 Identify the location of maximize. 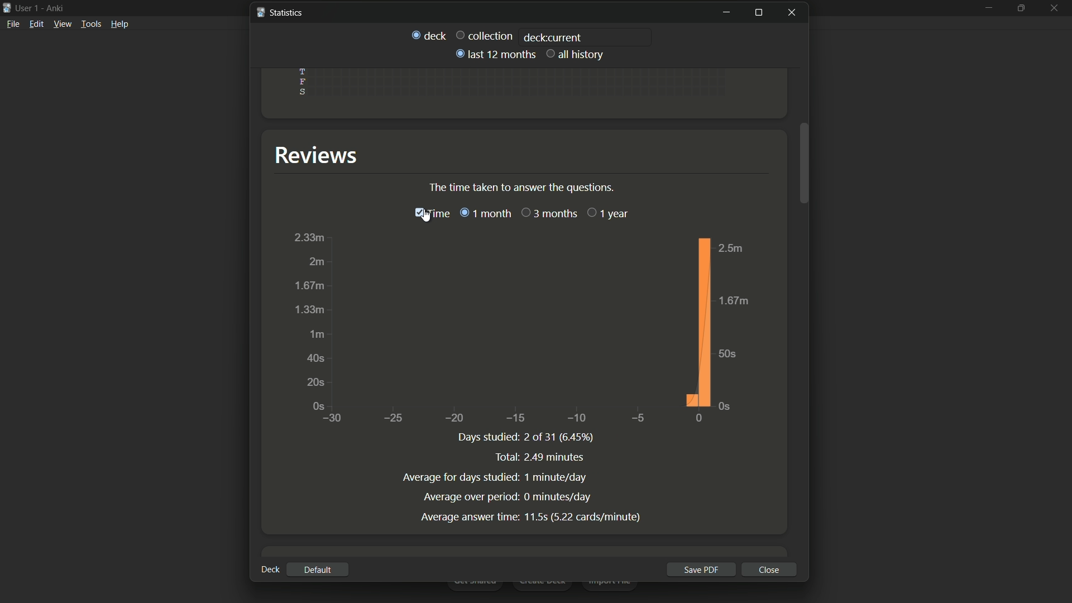
(1022, 8).